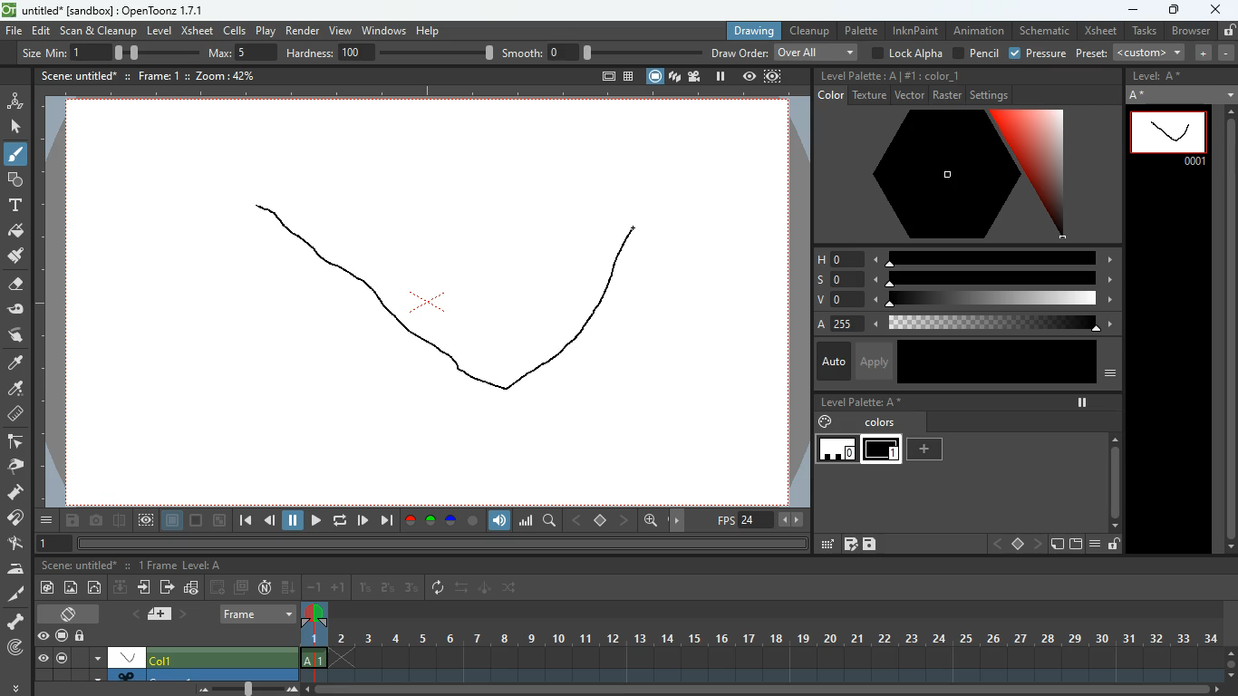 The width and height of the screenshot is (1238, 696). Describe the element at coordinates (14, 467) in the screenshot. I see `pick` at that location.